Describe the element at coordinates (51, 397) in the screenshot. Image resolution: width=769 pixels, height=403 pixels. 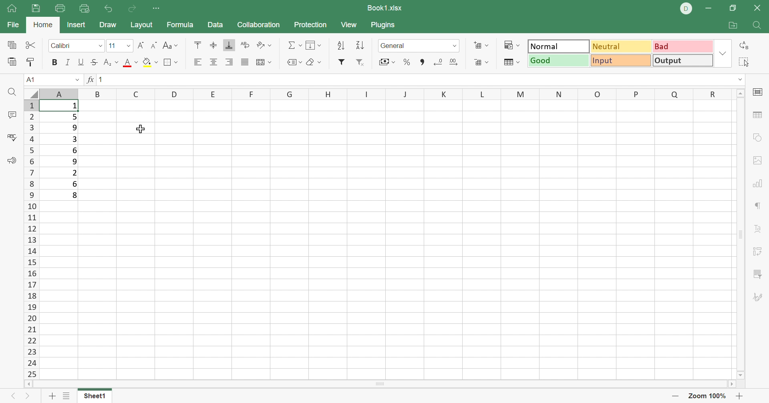
I see `Add sheet` at that location.